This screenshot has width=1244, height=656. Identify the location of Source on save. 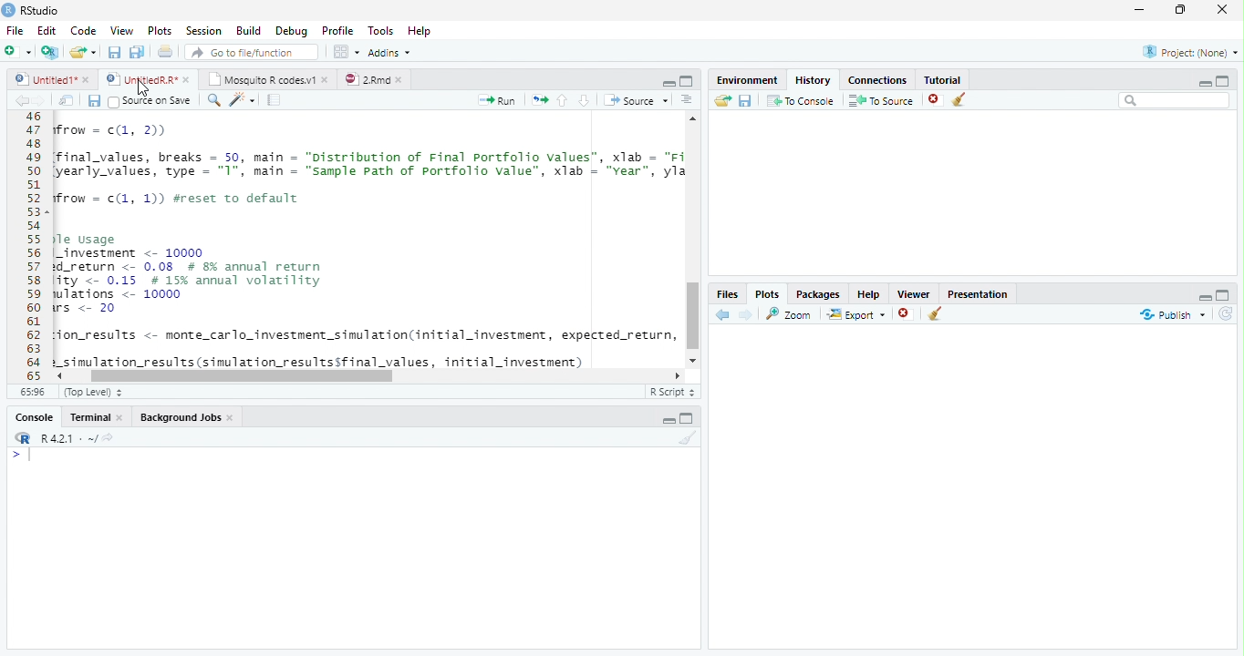
(151, 101).